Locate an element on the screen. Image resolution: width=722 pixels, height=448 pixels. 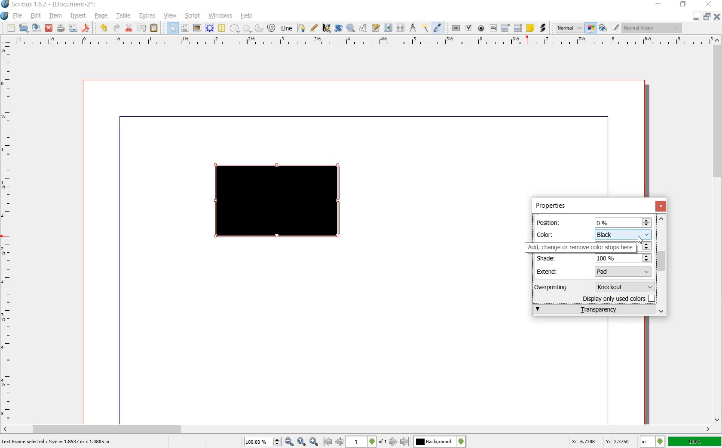
view is located at coordinates (171, 16).